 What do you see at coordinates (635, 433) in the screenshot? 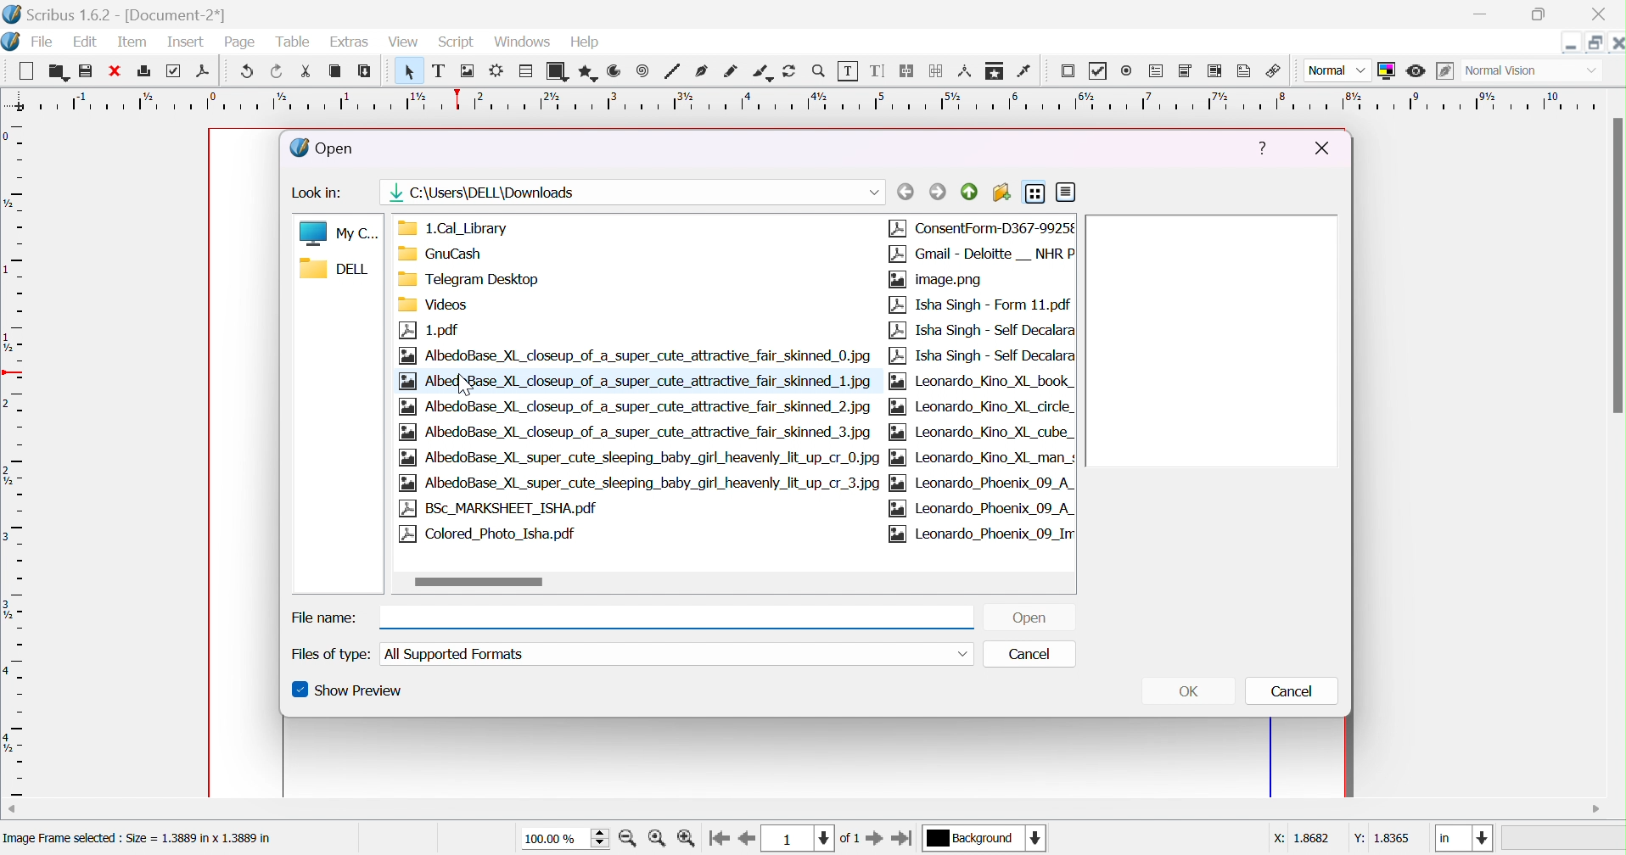
I see `AlbedoBase_XL_closeup_of_a_super_cute_attractive_fair_skinned_3.jpg-` at bounding box center [635, 433].